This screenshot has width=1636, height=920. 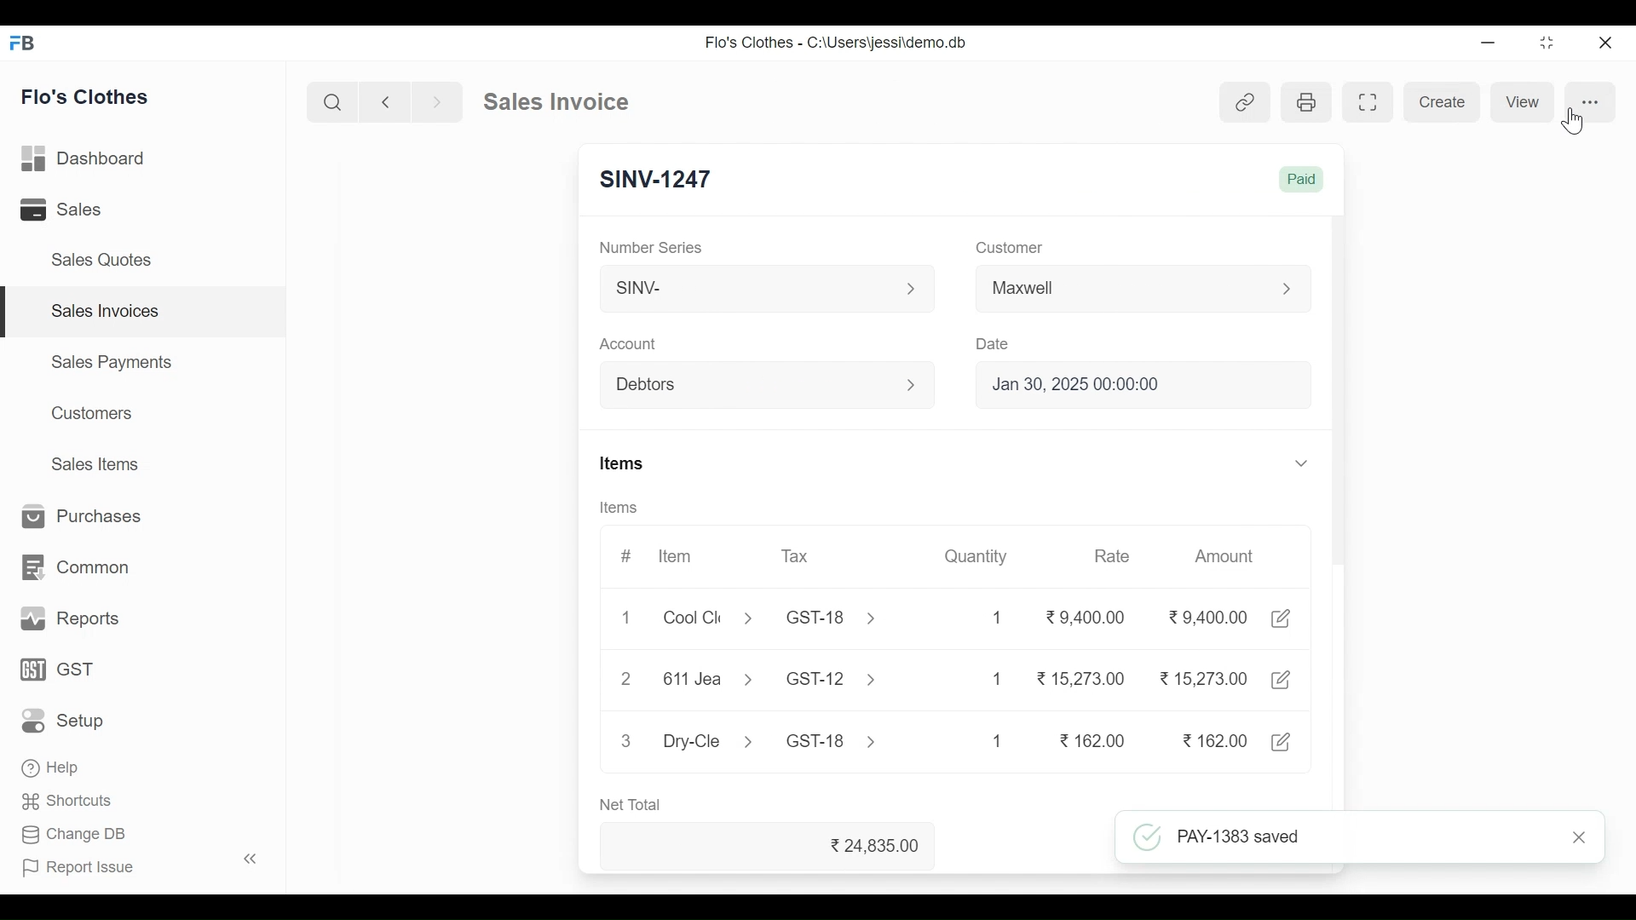 I want to click on Toggle between form and full width, so click(x=1372, y=101).